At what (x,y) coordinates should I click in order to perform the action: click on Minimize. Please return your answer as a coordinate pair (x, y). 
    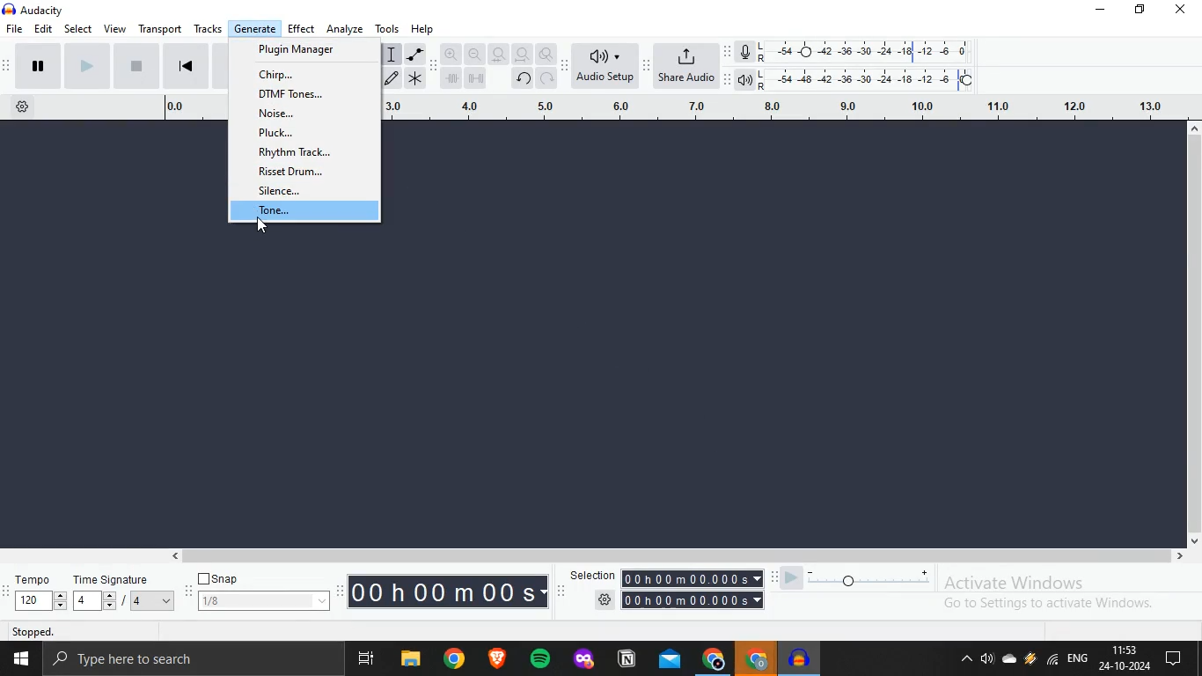
    Looking at the image, I should click on (1104, 11).